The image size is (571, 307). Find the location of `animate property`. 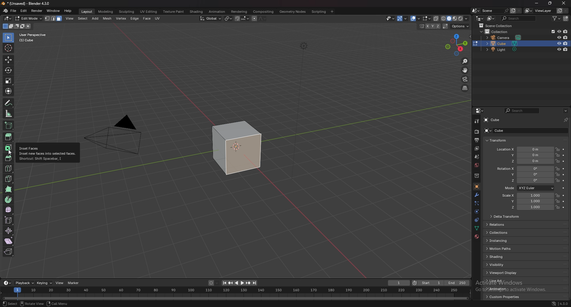

animate property is located at coordinates (564, 188).